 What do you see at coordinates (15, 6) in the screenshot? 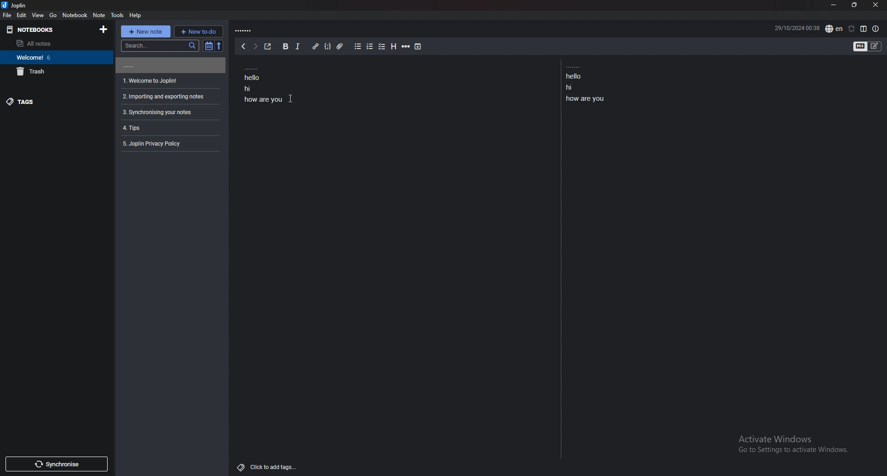
I see `joplin` at bounding box center [15, 6].